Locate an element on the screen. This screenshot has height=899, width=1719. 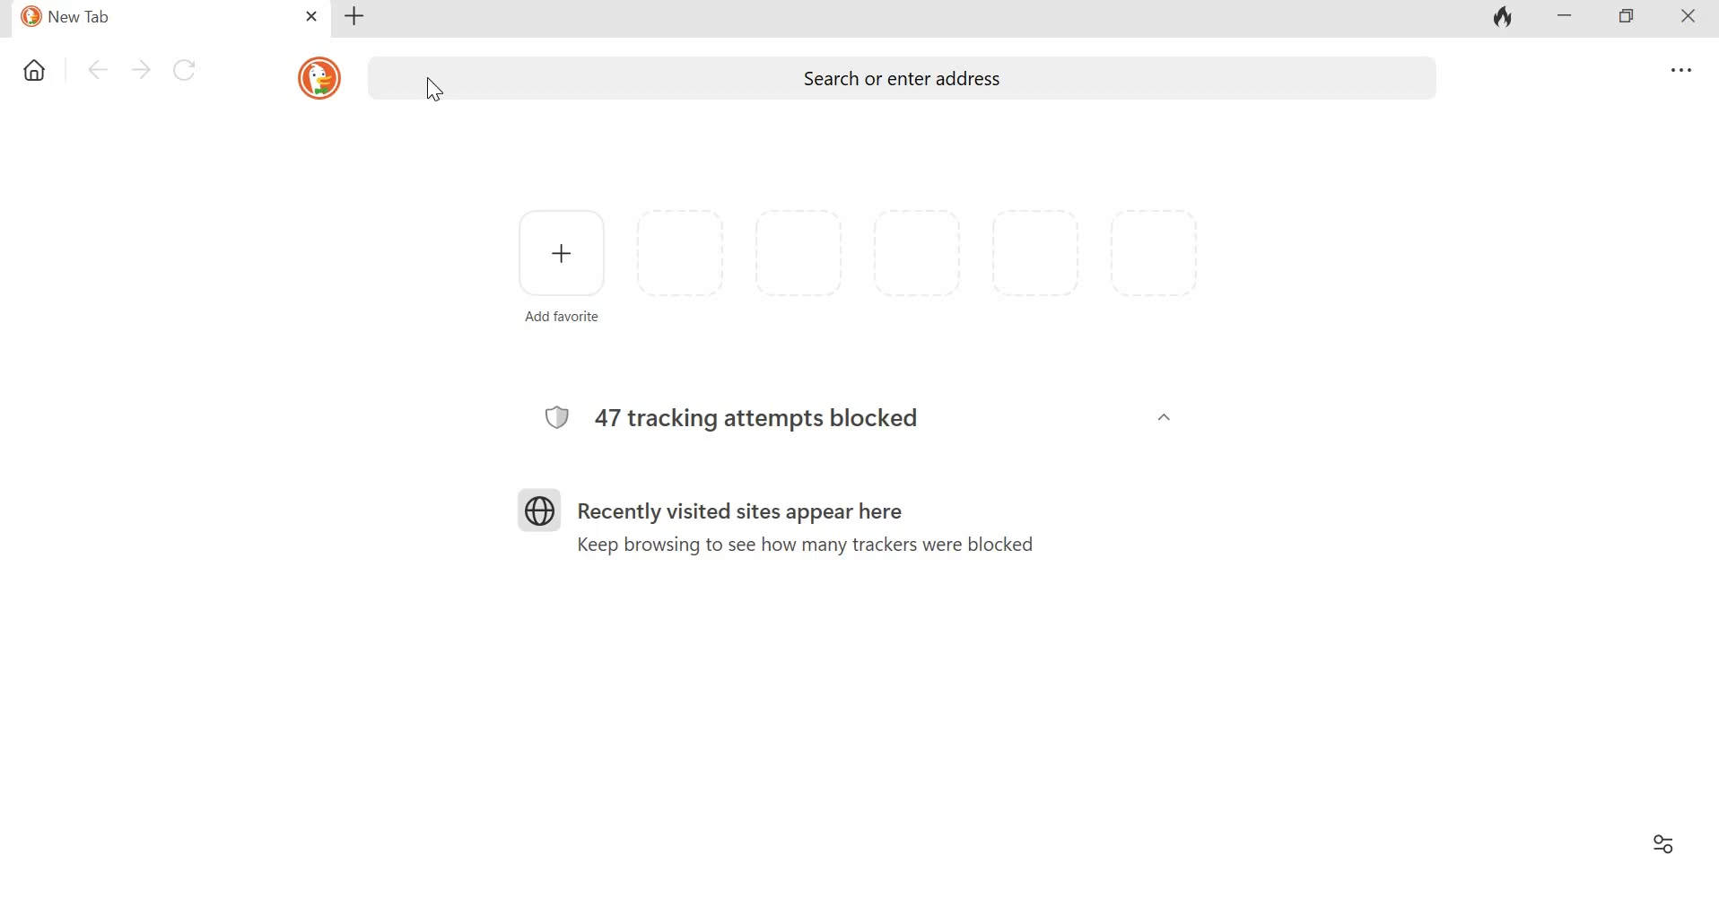
Recently visited sites appear here. Keep browsing to see how many trackers were blocked.  is located at coordinates (801, 520).